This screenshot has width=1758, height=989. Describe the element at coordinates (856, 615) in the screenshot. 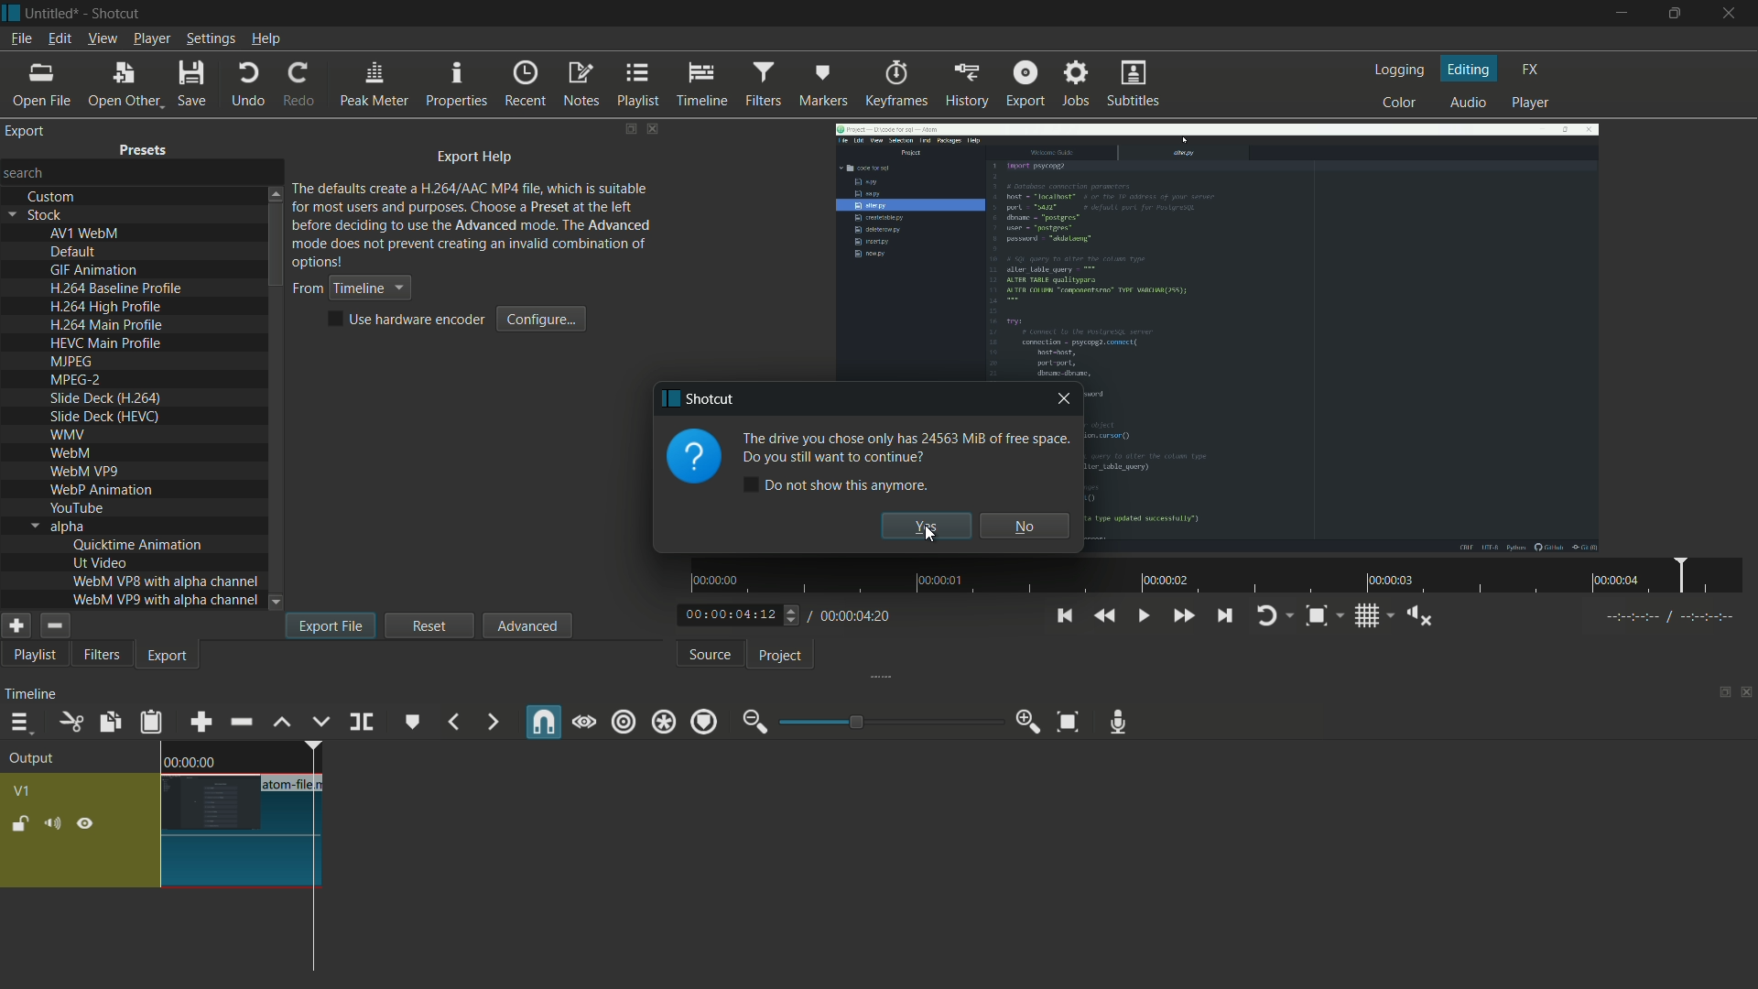

I see `total time` at that location.